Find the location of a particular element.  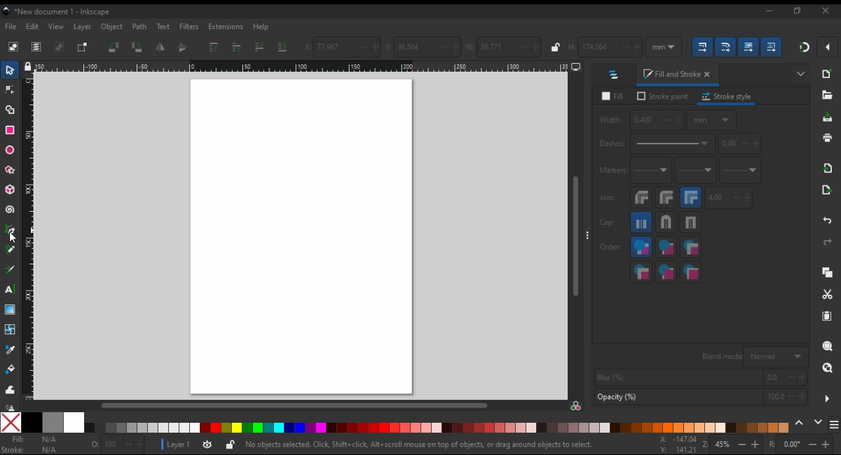

color palettes is located at coordinates (834, 423).